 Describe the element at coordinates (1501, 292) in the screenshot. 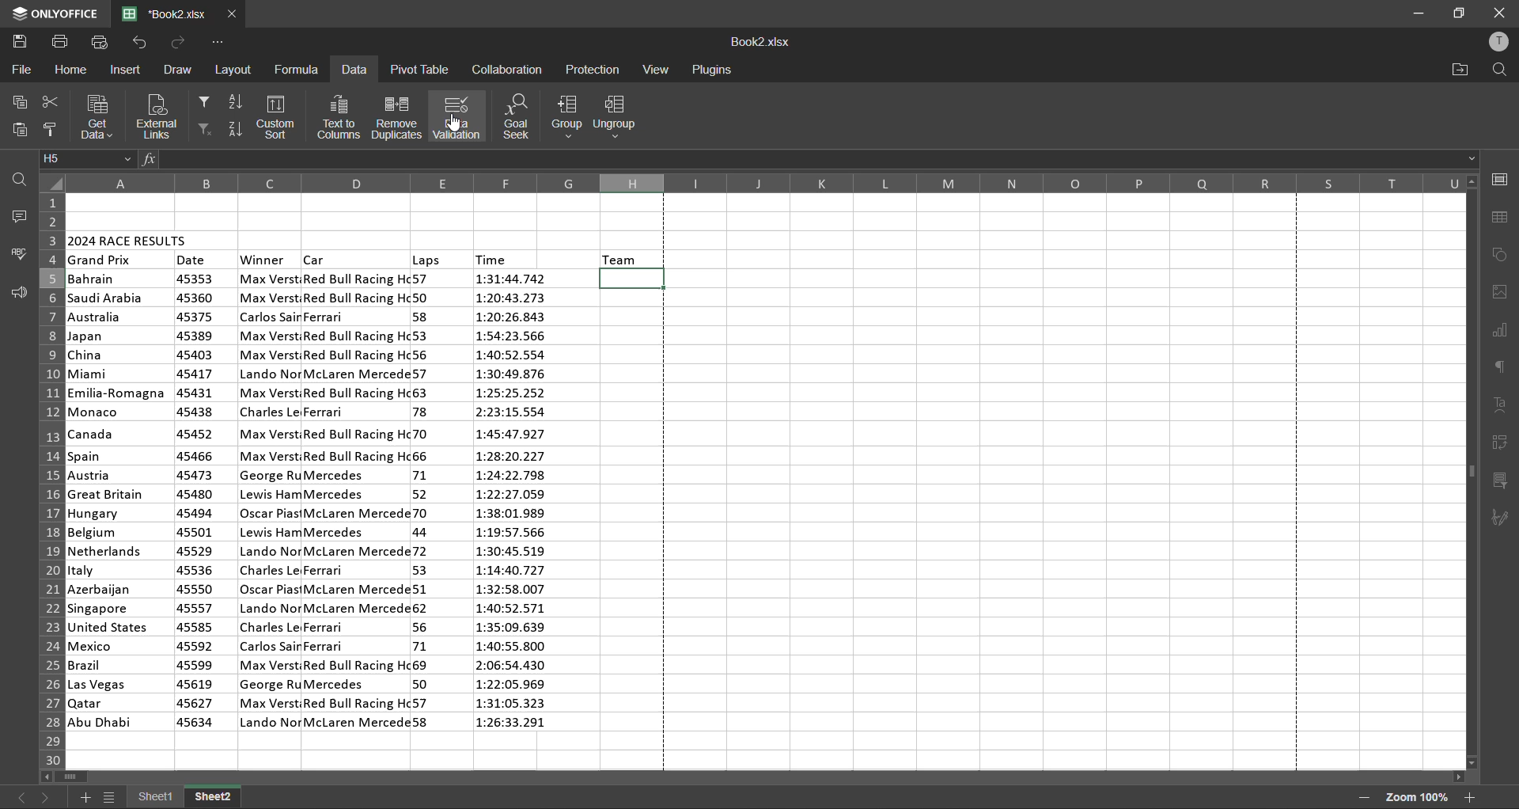

I see `images` at that location.